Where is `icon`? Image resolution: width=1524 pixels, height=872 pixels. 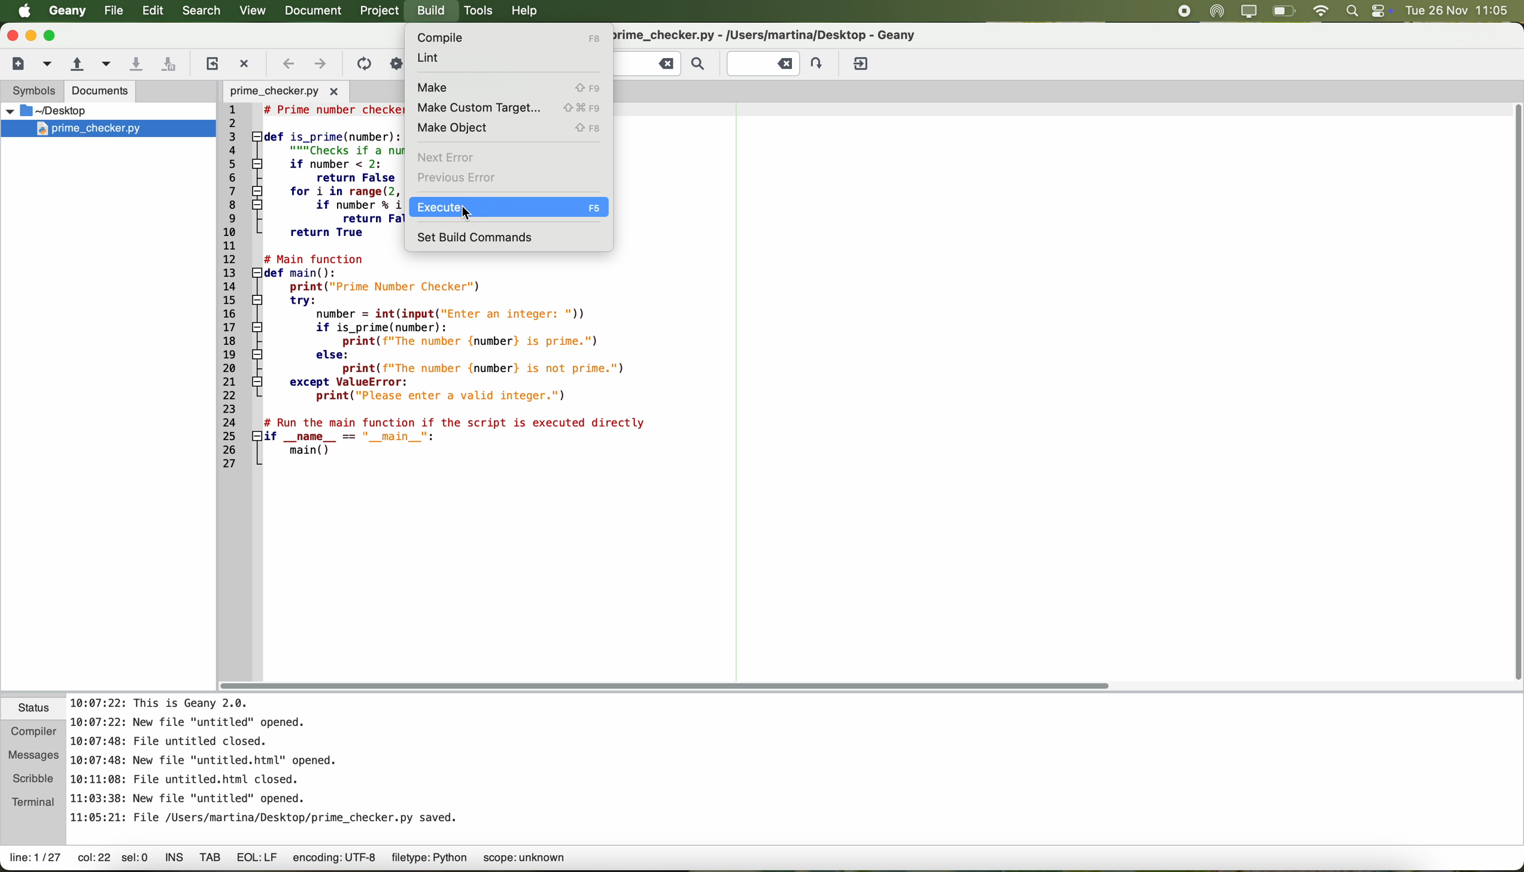
icon is located at coordinates (363, 63).